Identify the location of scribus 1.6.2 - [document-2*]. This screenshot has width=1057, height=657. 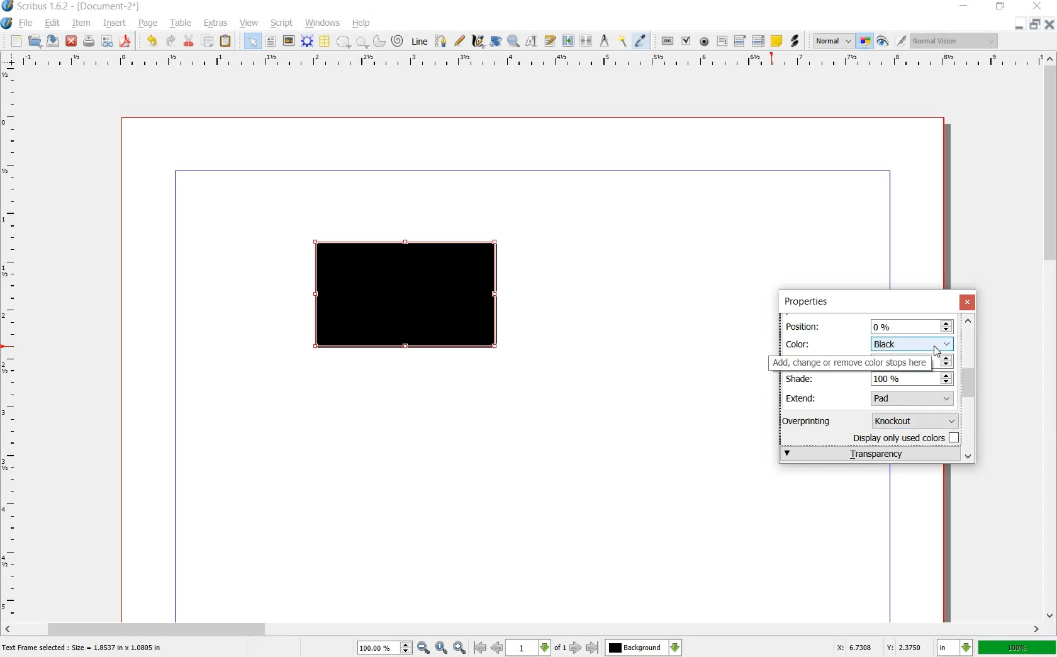
(83, 7).